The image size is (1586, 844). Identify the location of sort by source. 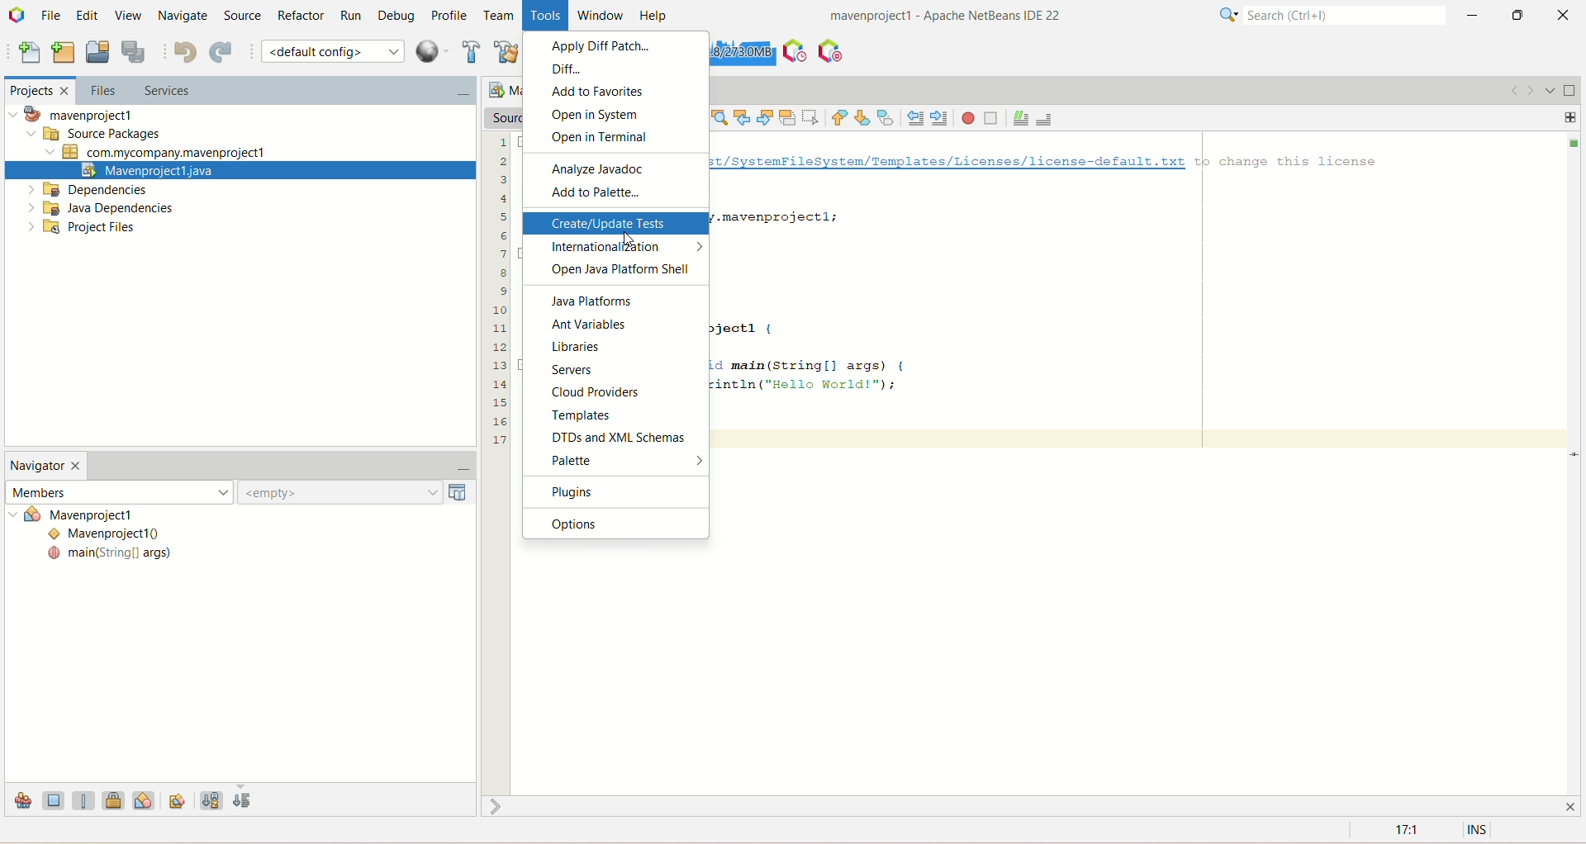
(244, 802).